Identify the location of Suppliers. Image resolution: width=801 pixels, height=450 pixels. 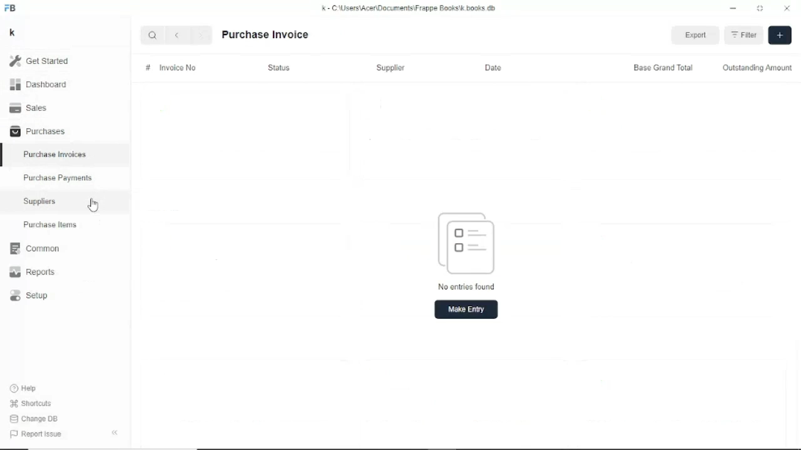
(40, 201).